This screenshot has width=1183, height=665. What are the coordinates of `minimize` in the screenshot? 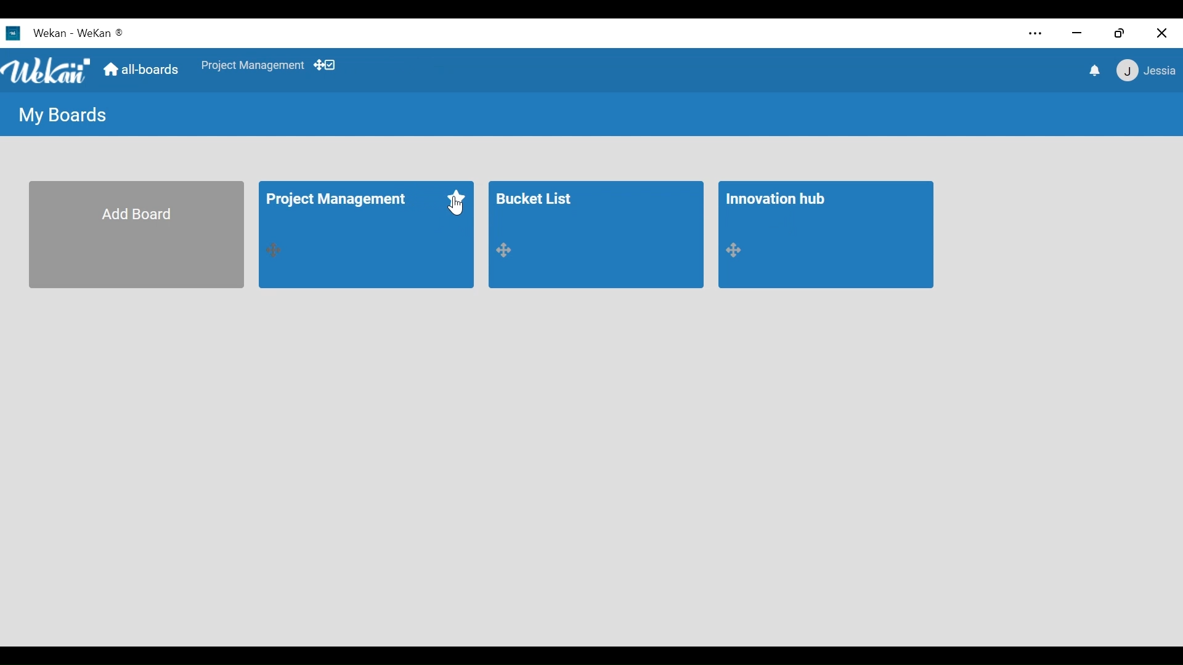 It's located at (1076, 34).